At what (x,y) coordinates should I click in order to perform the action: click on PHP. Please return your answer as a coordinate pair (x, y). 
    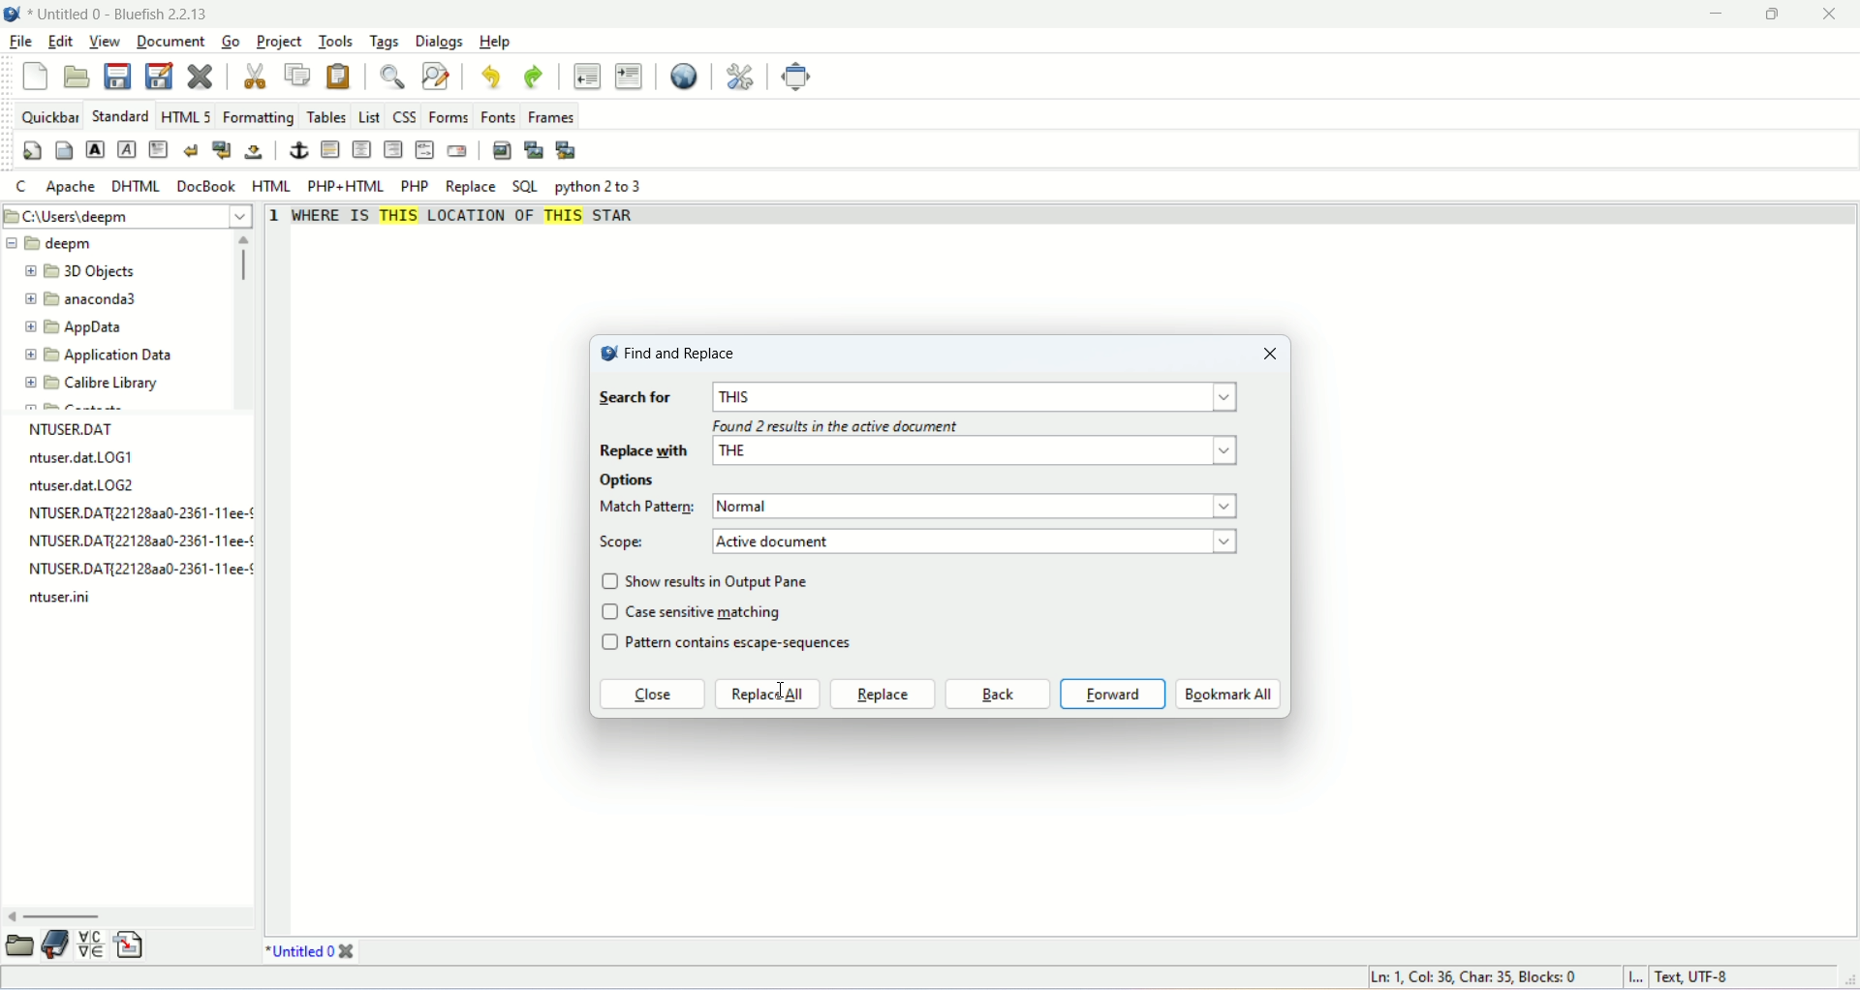
    Looking at the image, I should click on (415, 185).